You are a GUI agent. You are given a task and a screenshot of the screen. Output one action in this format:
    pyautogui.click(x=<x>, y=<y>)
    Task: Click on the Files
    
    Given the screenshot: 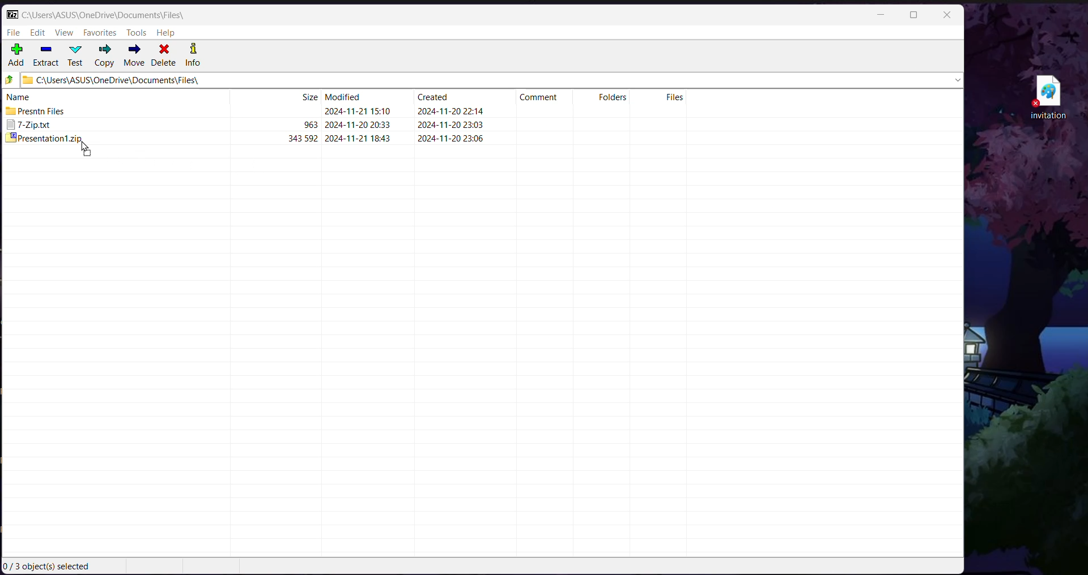 What is the action you would take?
    pyautogui.click(x=674, y=97)
    